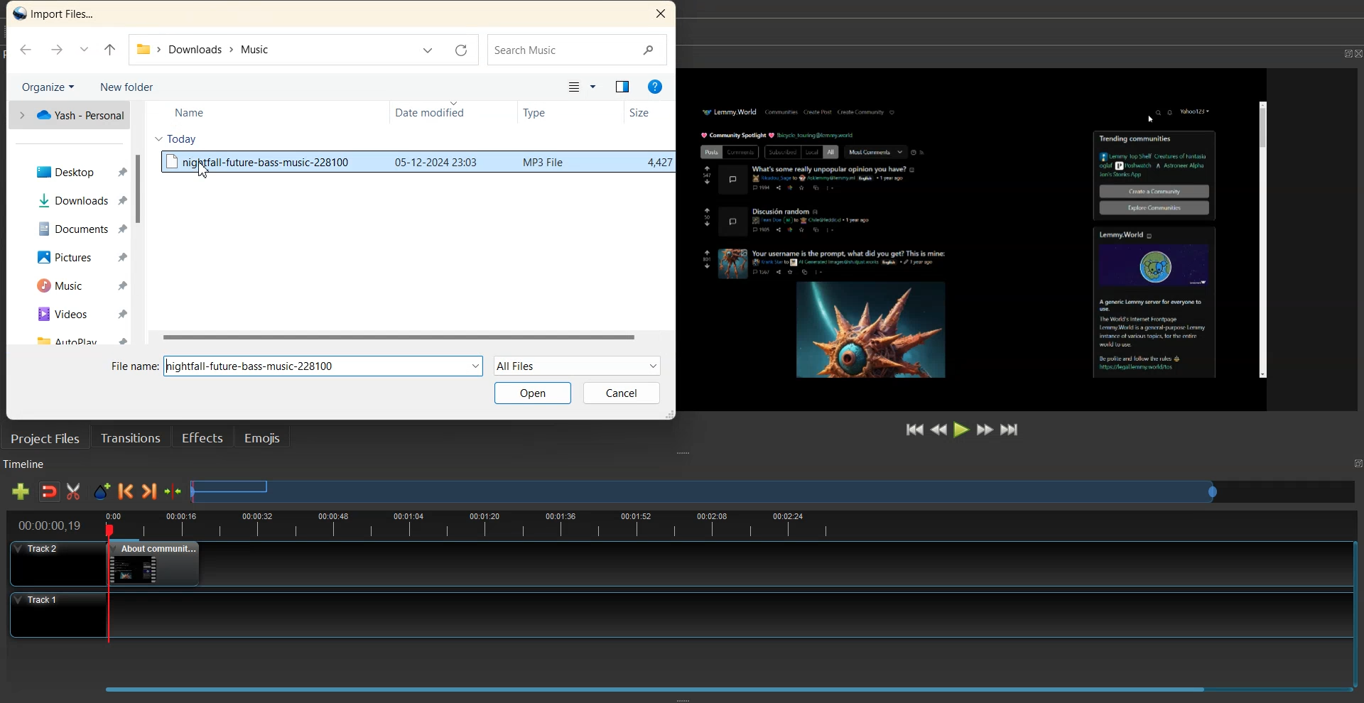 The image size is (1364, 703). What do you see at coordinates (579, 50) in the screenshot?
I see `Search Bar` at bounding box center [579, 50].